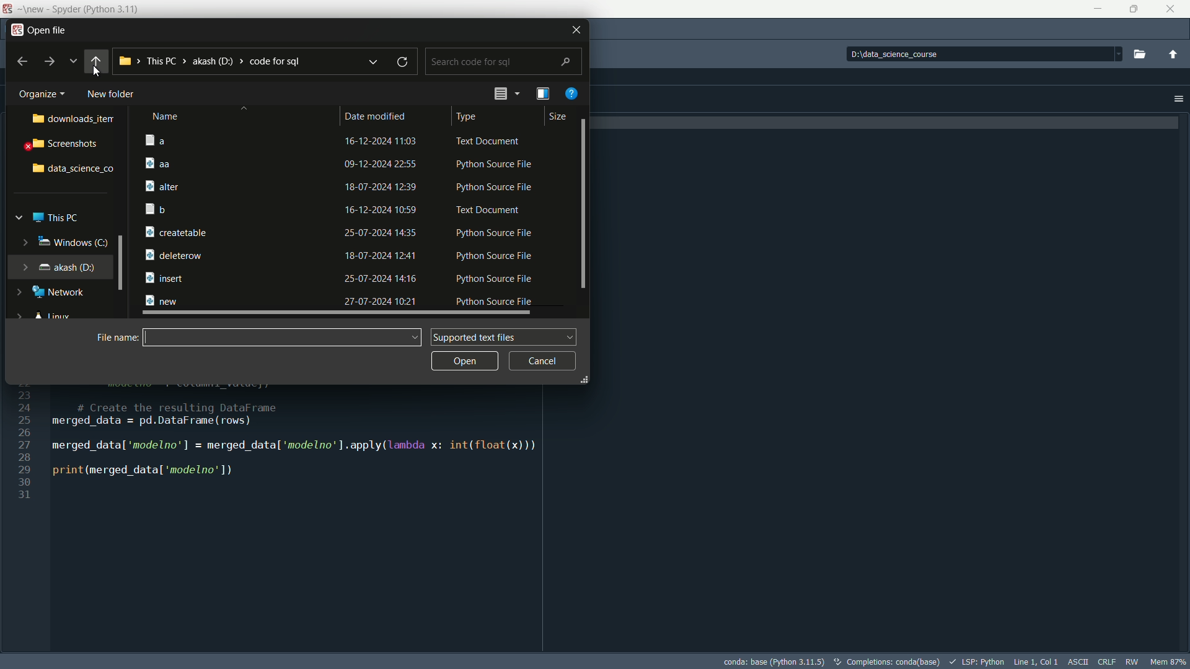  What do you see at coordinates (542, 361) in the screenshot?
I see `cancel` at bounding box center [542, 361].